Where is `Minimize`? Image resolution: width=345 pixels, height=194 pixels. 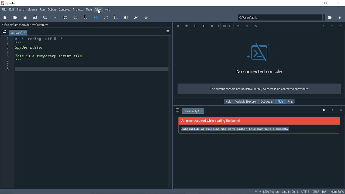
Minimize is located at coordinates (313, 3).